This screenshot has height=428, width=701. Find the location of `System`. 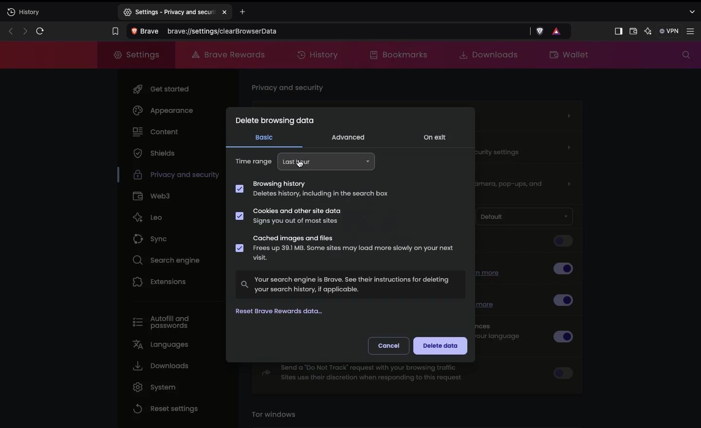

System is located at coordinates (154, 387).